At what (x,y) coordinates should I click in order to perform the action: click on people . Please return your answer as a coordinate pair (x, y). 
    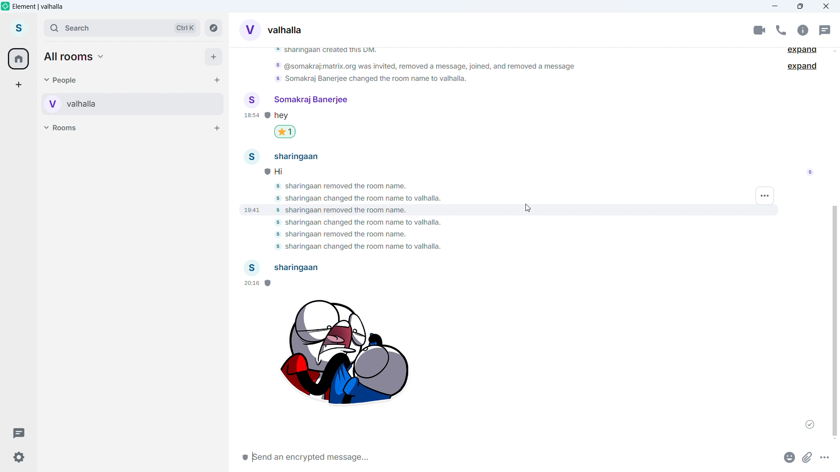
    Looking at the image, I should click on (61, 80).